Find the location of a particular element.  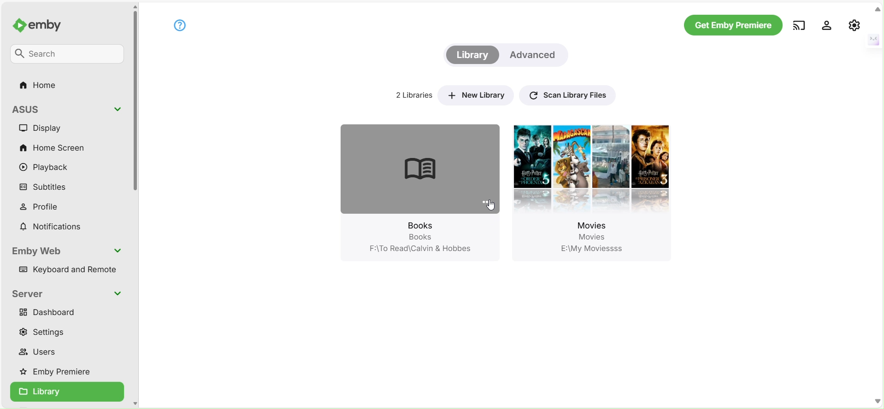

Notifications is located at coordinates (51, 227).